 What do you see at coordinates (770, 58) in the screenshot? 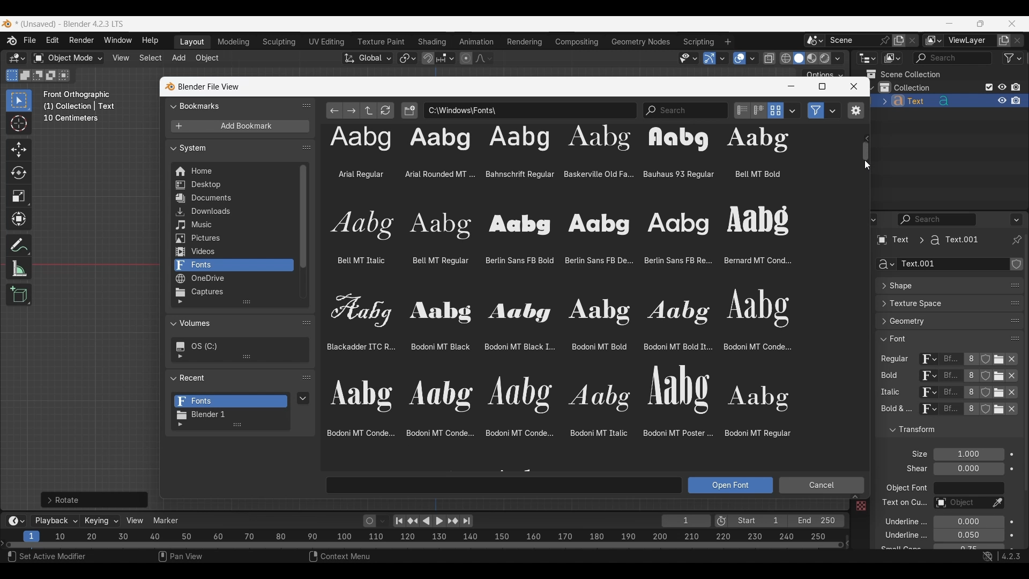
I see `Toggle X-ray` at bounding box center [770, 58].